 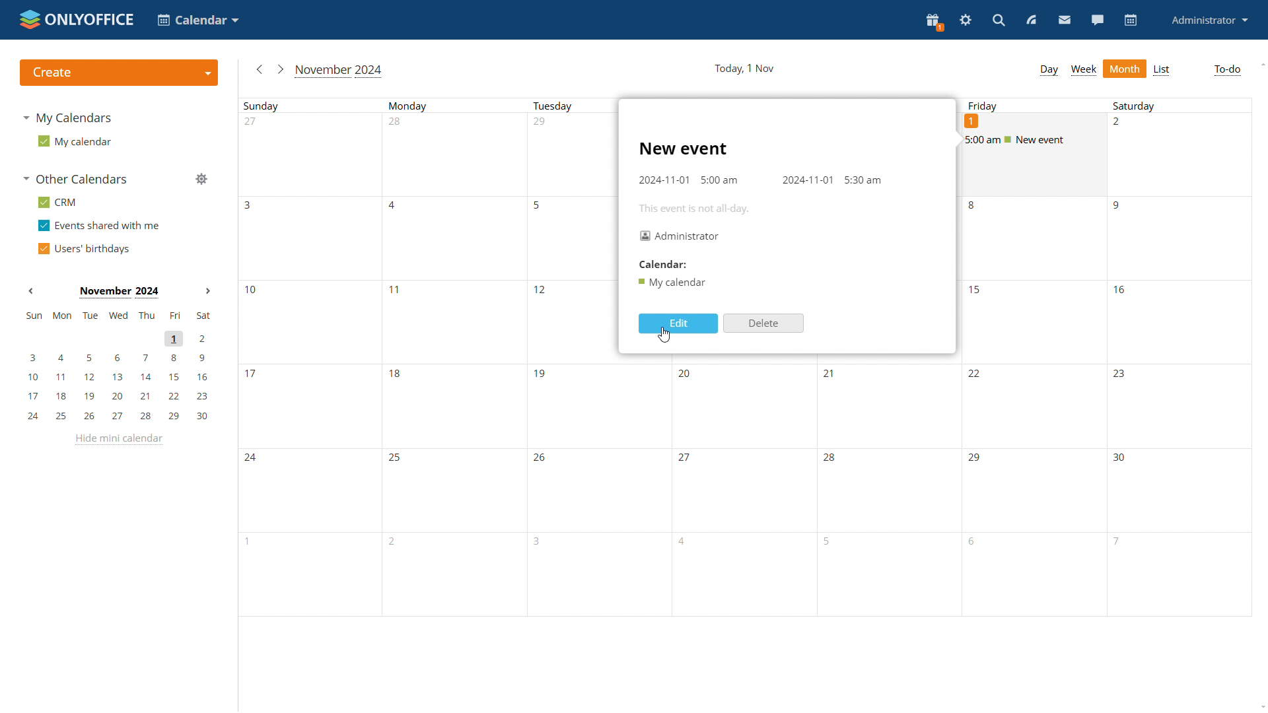 What do you see at coordinates (77, 20) in the screenshot?
I see `logo` at bounding box center [77, 20].